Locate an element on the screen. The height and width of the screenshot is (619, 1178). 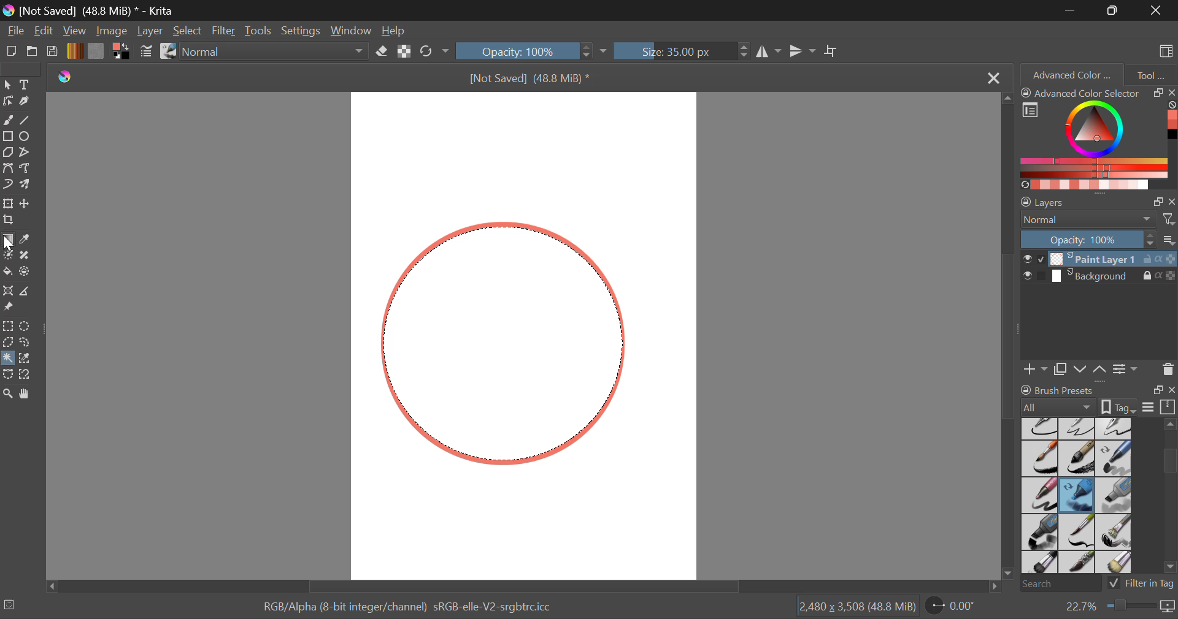
Calligraphic Tool is located at coordinates (27, 101).